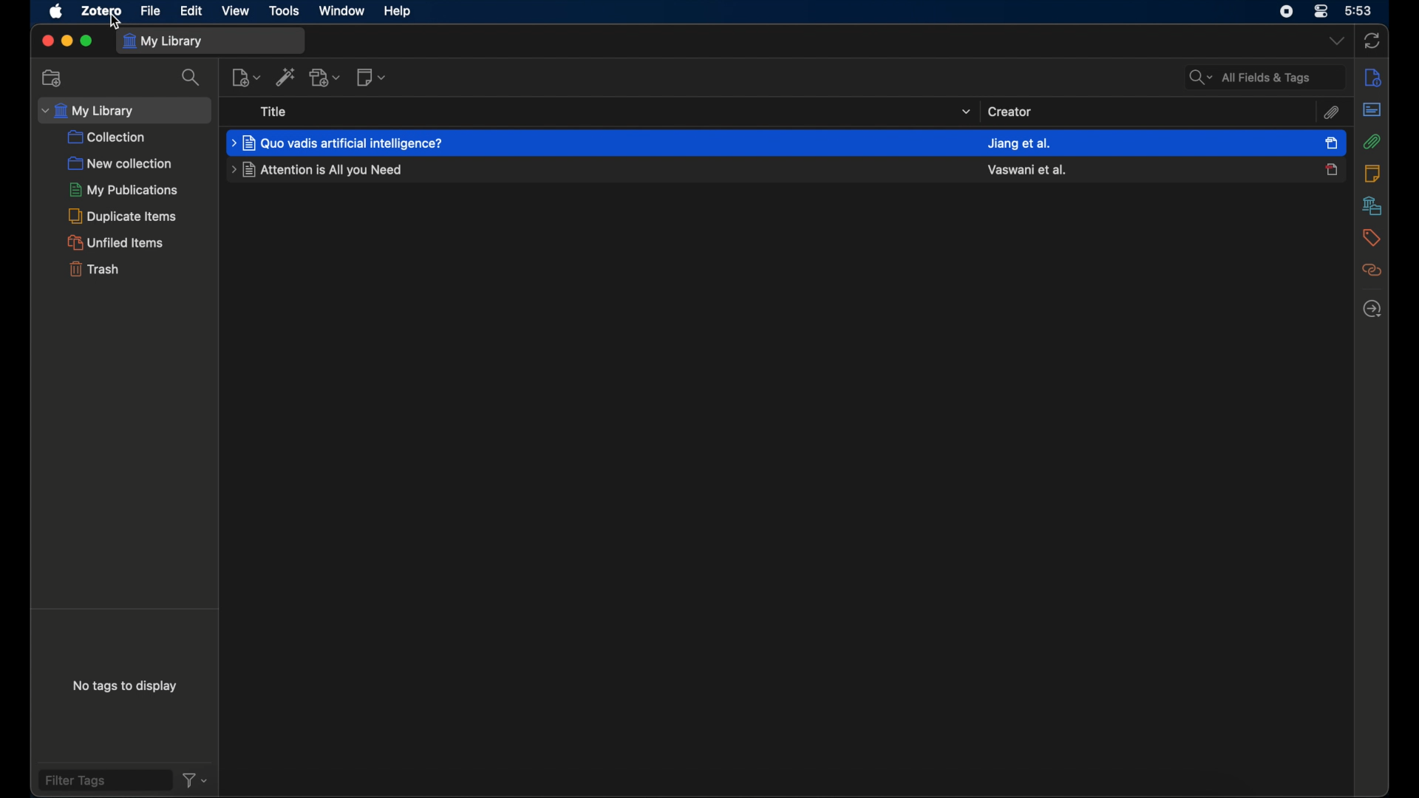  Describe the element at coordinates (55, 12) in the screenshot. I see `apple icon` at that location.